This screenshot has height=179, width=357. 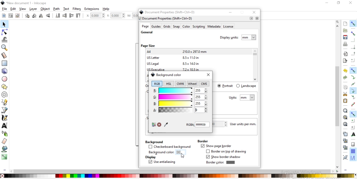 I want to click on snap to paths, so click(x=353, y=78).